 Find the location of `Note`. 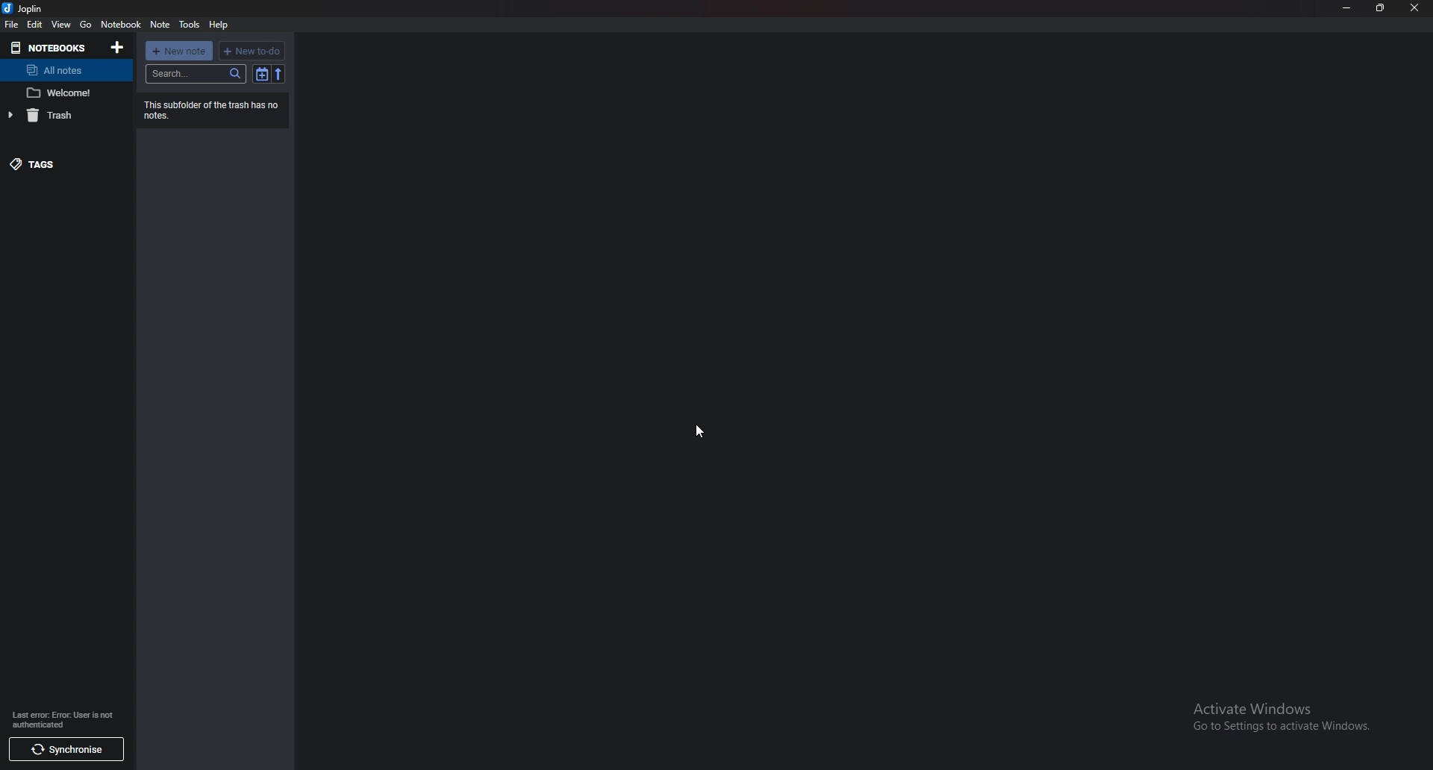

Note is located at coordinates (161, 24).